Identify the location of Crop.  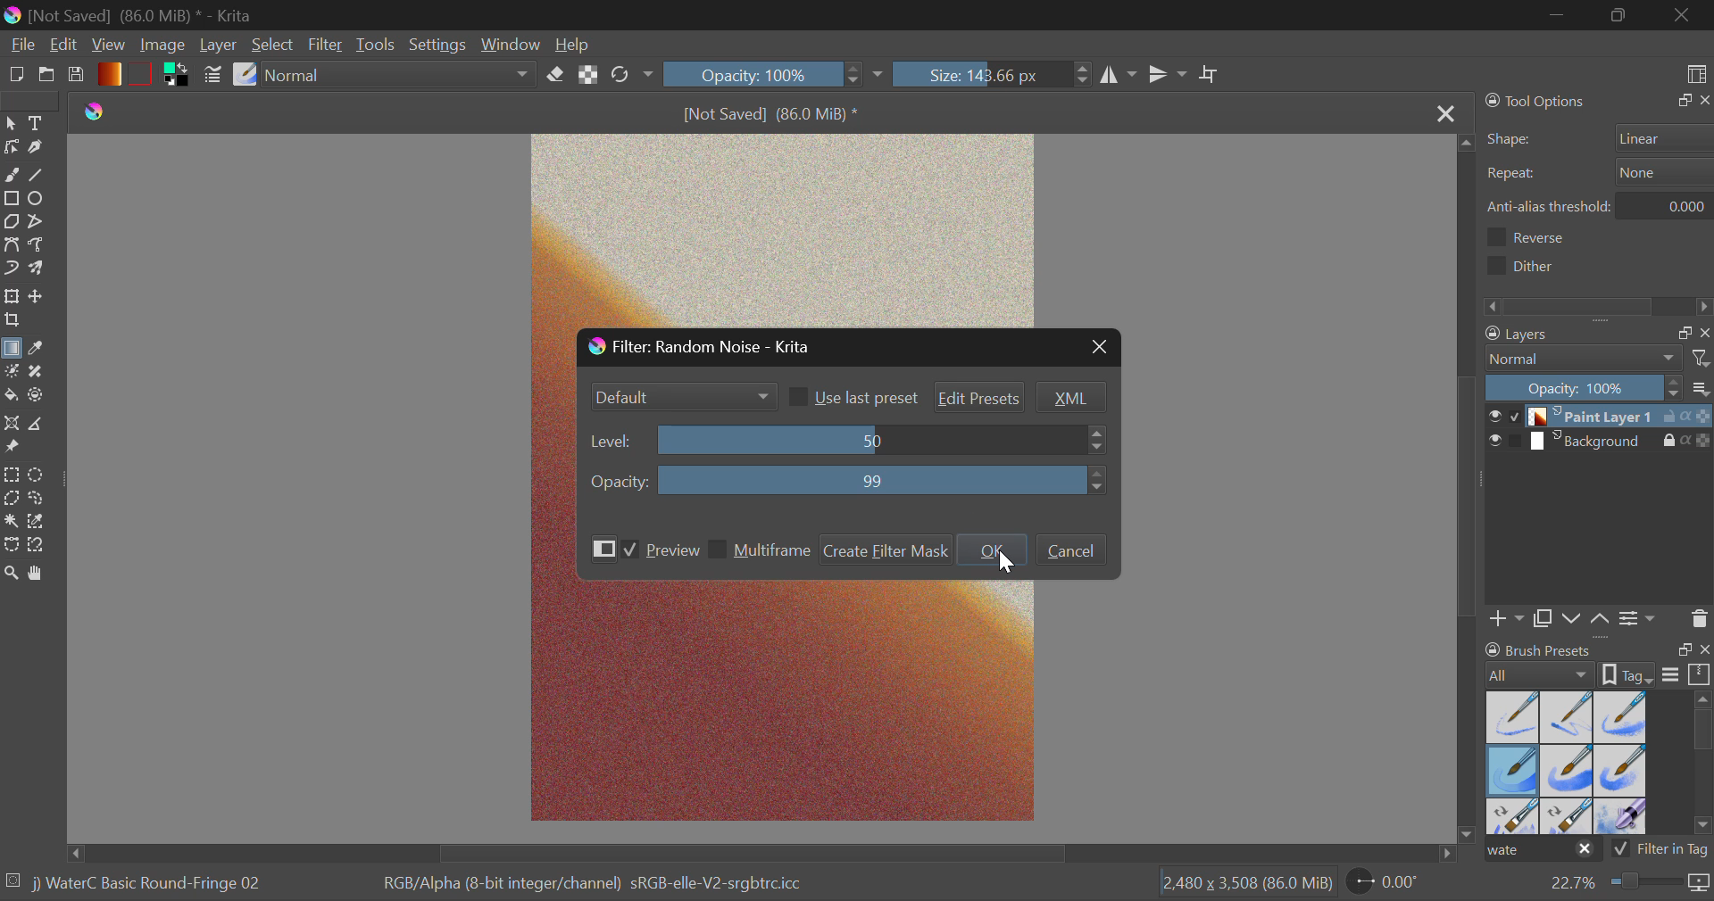
(1211, 76).